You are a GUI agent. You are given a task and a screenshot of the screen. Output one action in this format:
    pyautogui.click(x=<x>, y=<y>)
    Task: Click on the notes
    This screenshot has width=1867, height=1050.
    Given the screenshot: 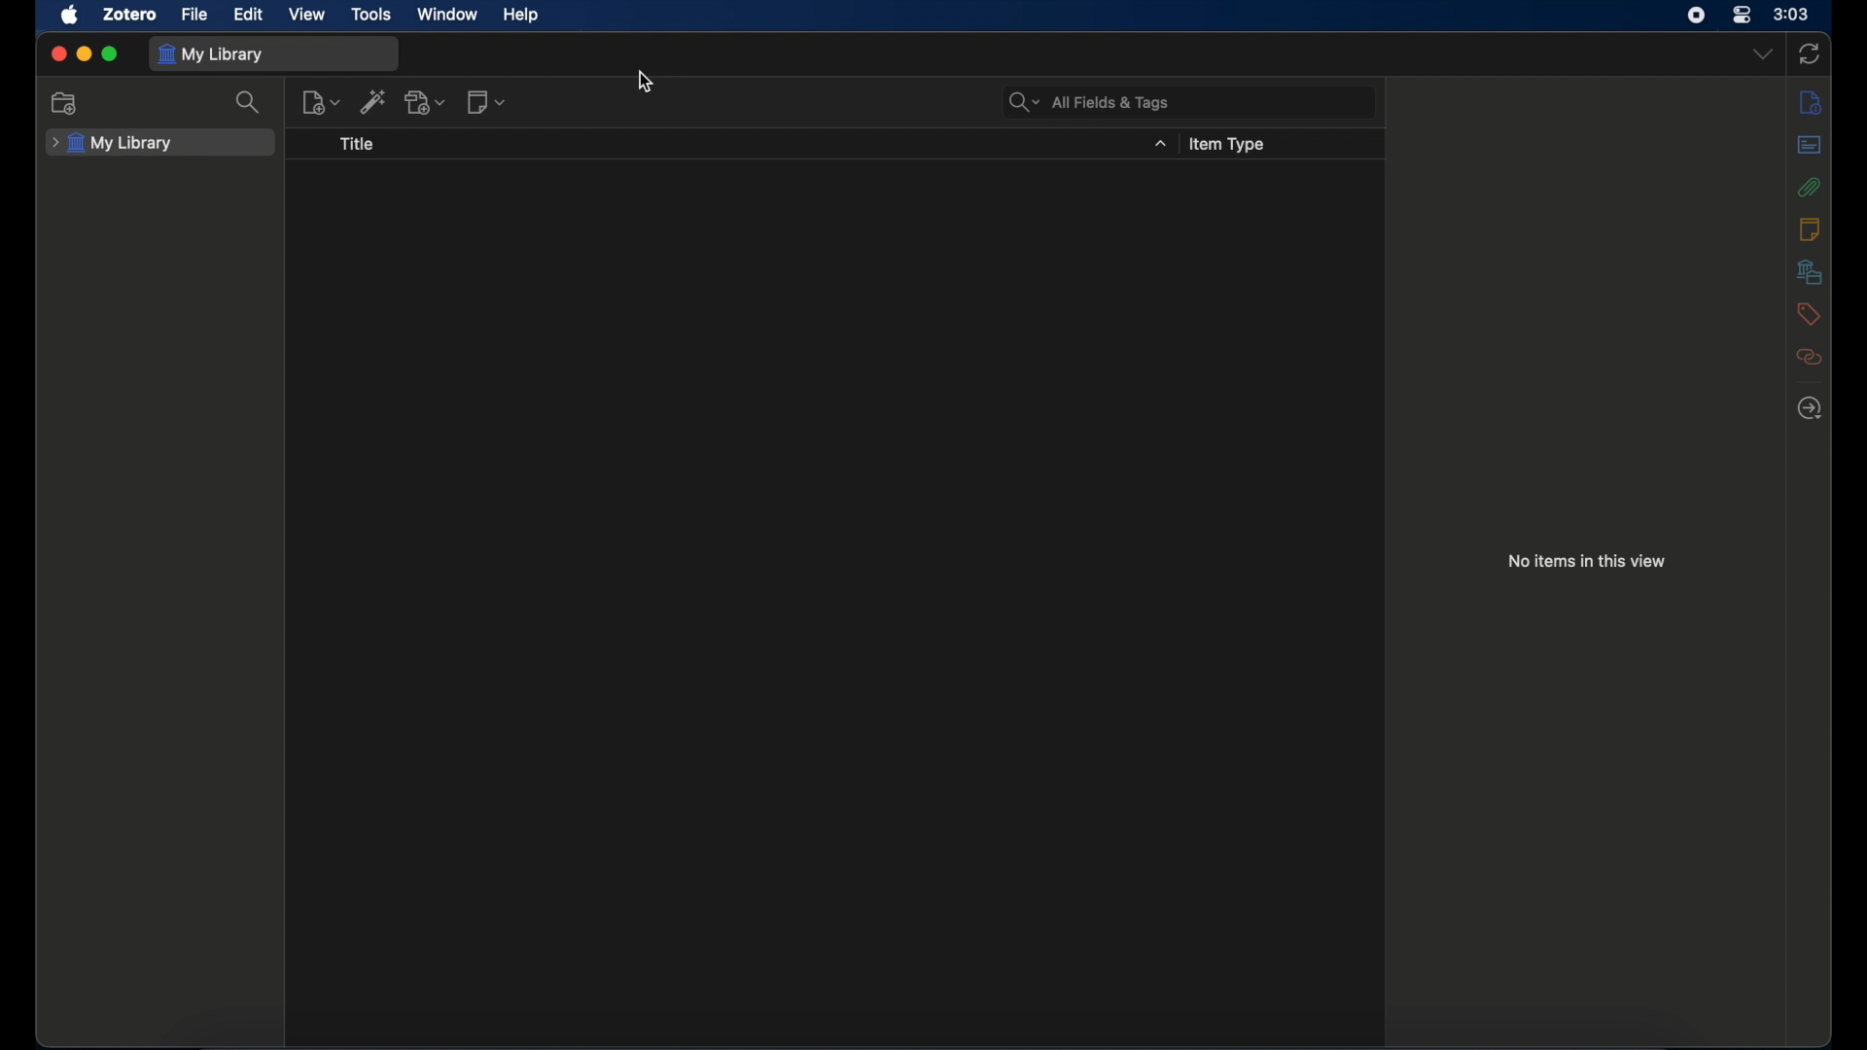 What is the action you would take?
    pyautogui.click(x=1811, y=228)
    